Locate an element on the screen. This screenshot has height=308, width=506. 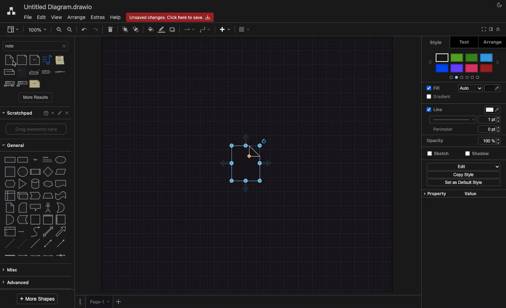
line is located at coordinates (35, 245).